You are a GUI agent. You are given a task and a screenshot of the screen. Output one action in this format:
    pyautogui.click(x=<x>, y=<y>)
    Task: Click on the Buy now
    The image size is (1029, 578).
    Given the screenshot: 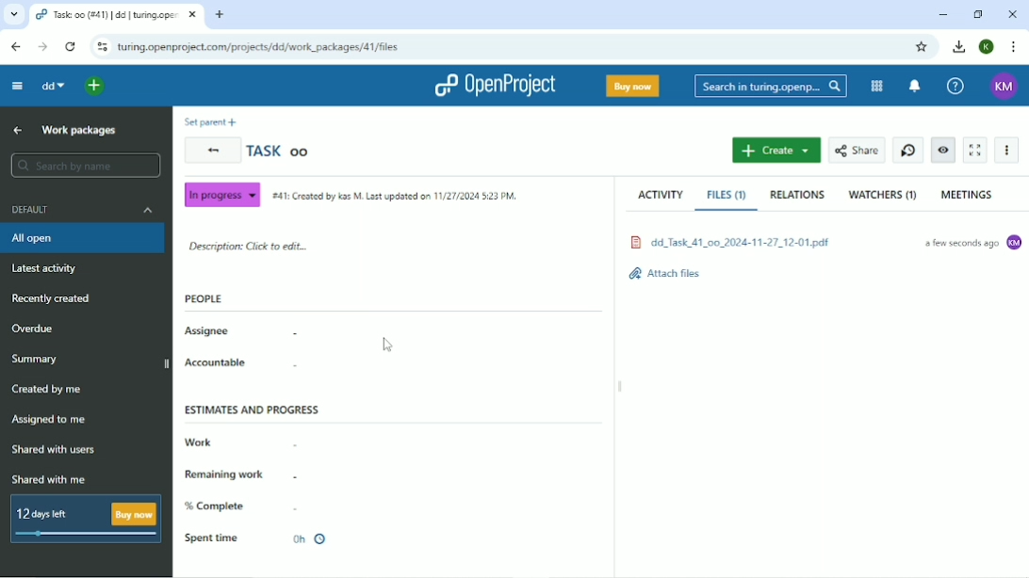 What is the action you would take?
    pyautogui.click(x=631, y=86)
    